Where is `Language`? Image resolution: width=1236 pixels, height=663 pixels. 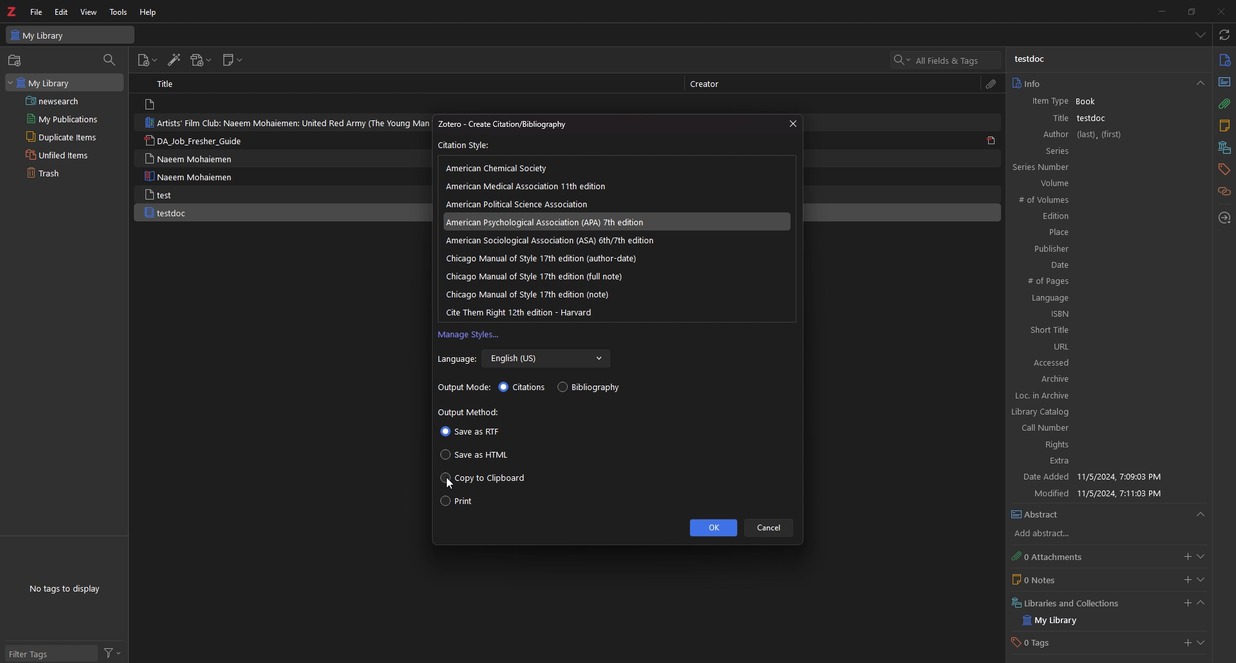
Language is located at coordinates (456, 360).